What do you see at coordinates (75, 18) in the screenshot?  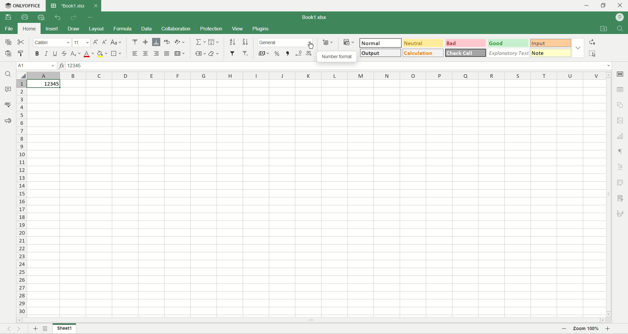 I see `redo` at bounding box center [75, 18].